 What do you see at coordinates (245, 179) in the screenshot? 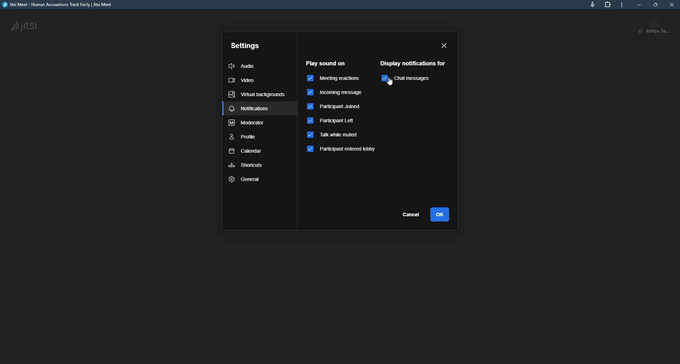
I see `general` at bounding box center [245, 179].